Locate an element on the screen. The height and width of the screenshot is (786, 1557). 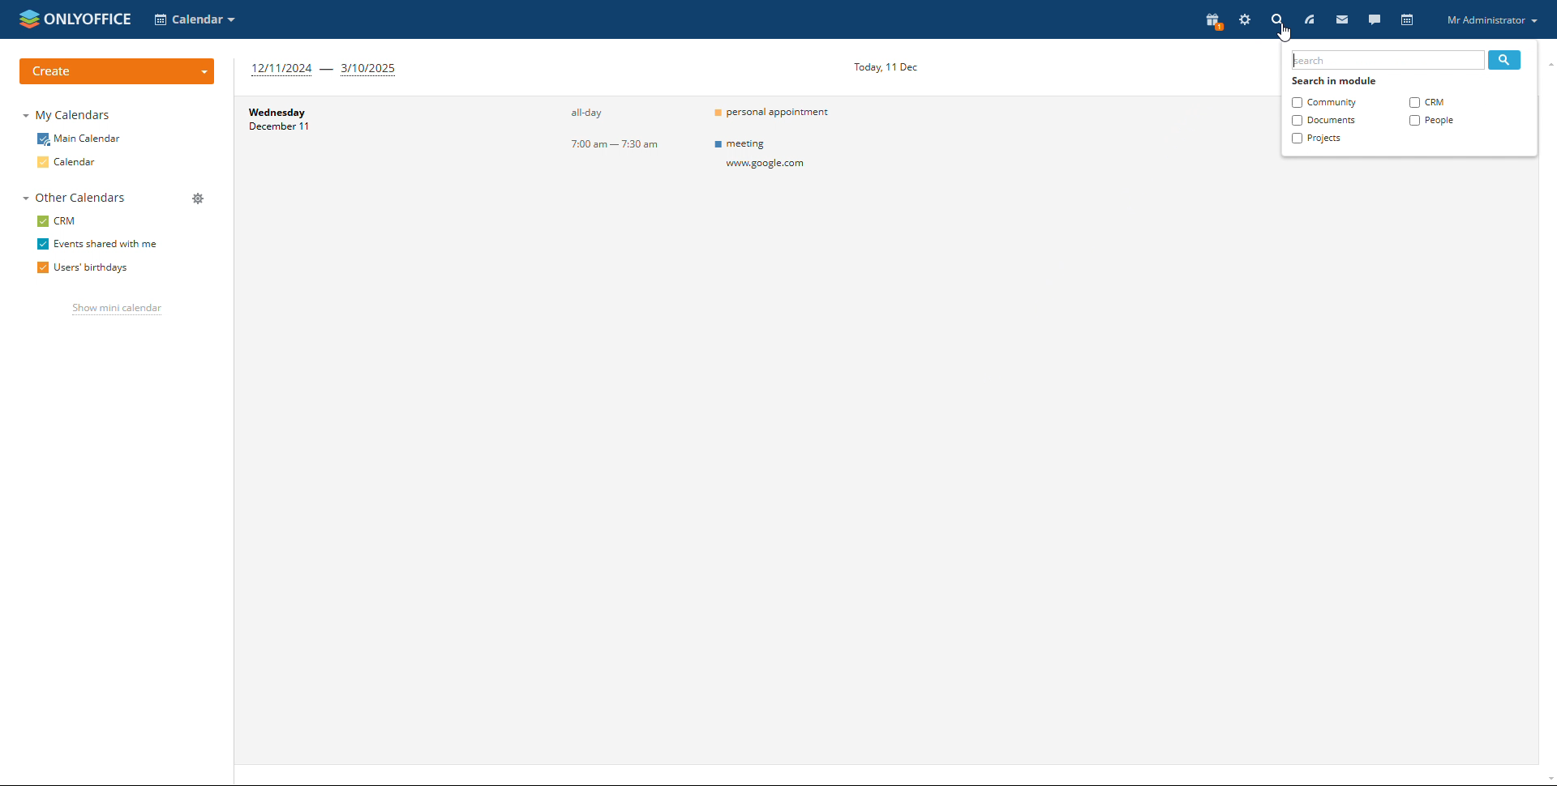
search in module is located at coordinates (1332, 80).